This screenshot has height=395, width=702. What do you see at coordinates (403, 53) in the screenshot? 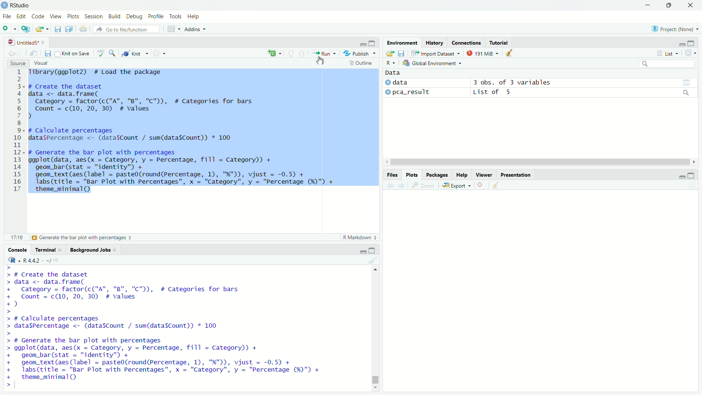
I see `save as workspace` at bounding box center [403, 53].